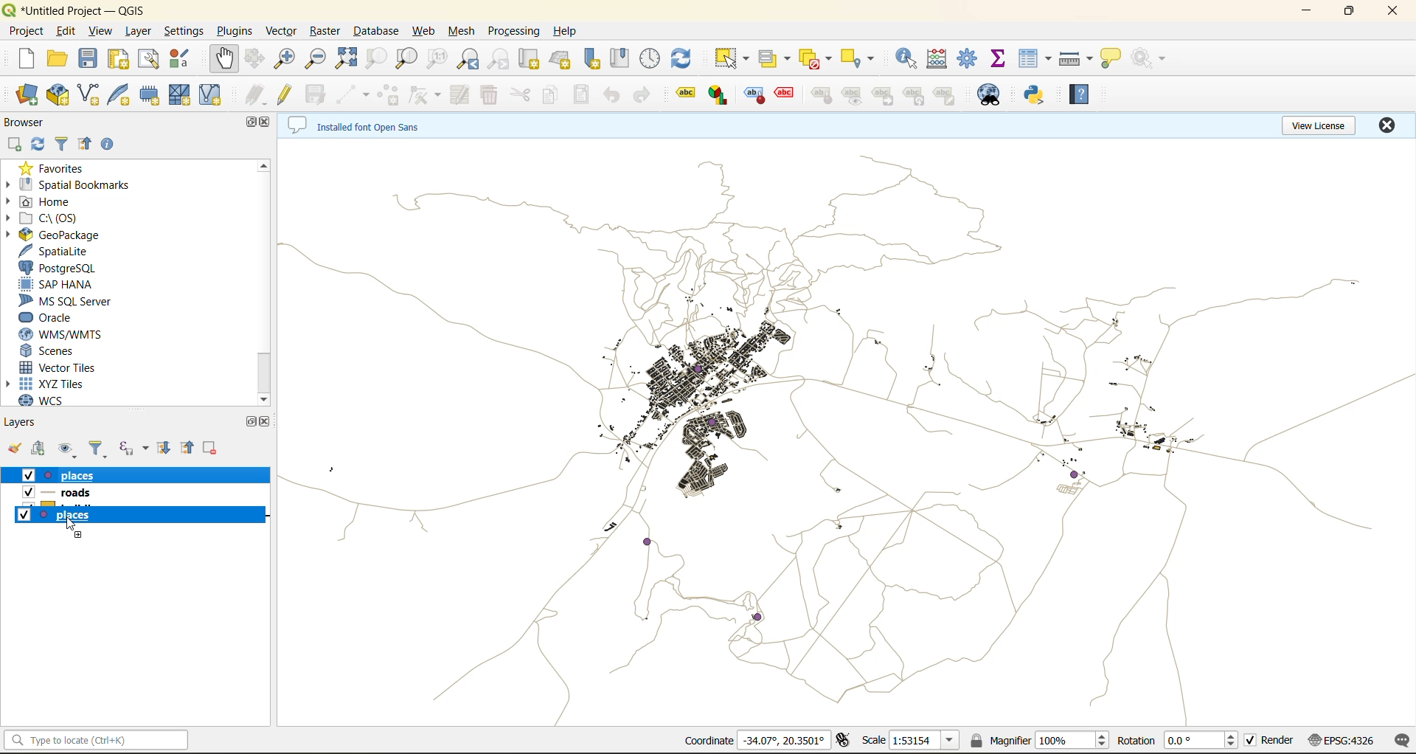  I want to click on expand all, so click(167, 449).